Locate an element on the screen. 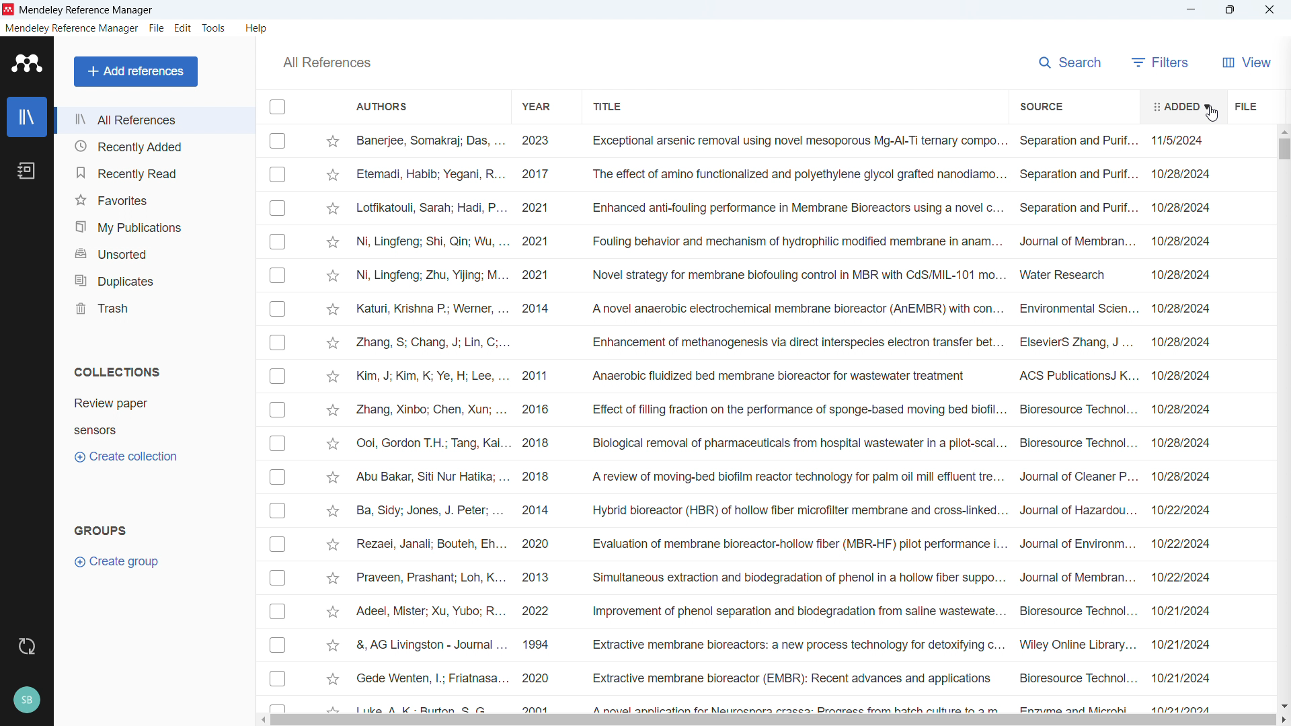  Create group  is located at coordinates (118, 561).